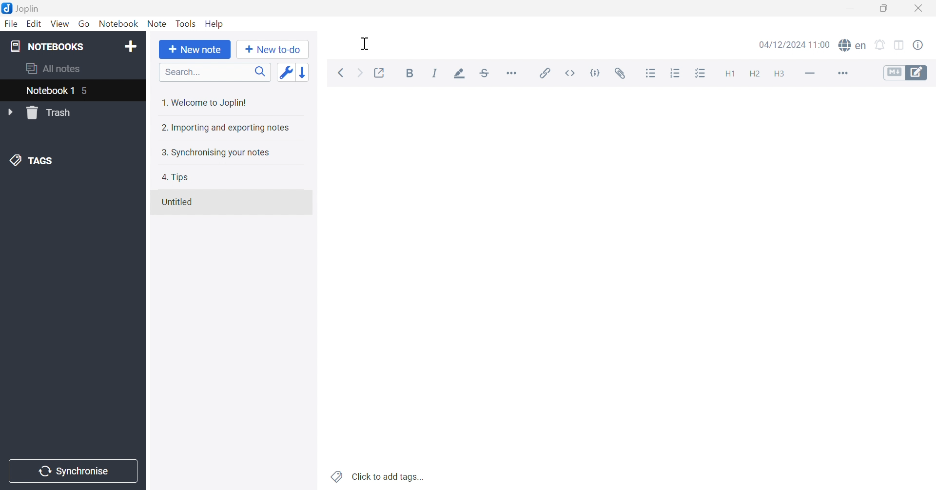 Image resolution: width=936 pixels, height=490 pixels. What do you see at coordinates (792, 45) in the screenshot?
I see `04/12/2024` at bounding box center [792, 45].